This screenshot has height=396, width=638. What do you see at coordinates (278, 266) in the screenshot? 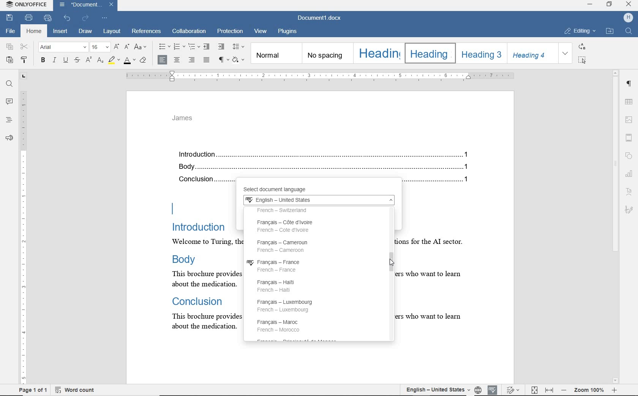
I see `François - France` at bounding box center [278, 266].